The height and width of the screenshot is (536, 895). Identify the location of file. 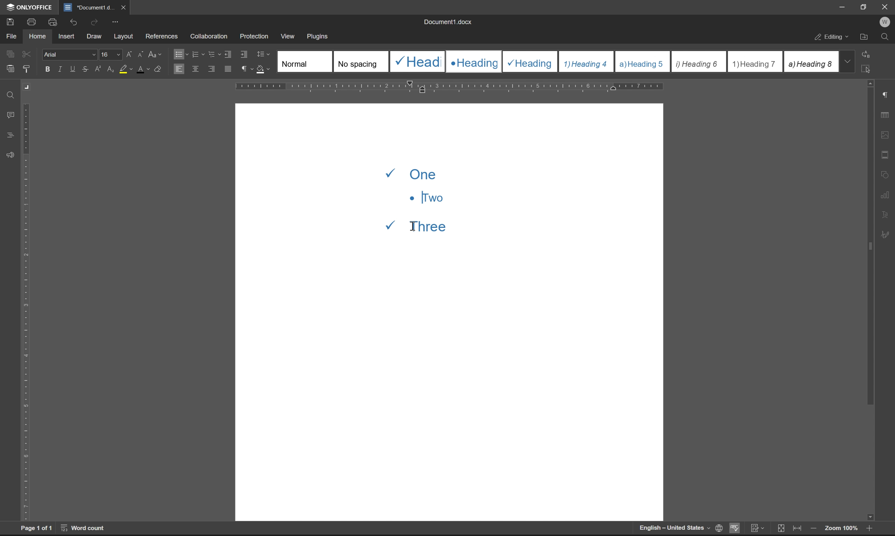
(11, 36).